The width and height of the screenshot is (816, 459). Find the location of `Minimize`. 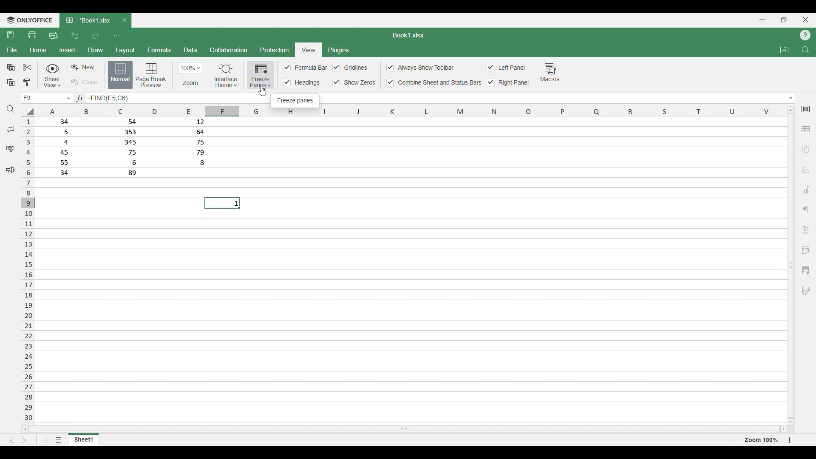

Minimize is located at coordinates (762, 20).